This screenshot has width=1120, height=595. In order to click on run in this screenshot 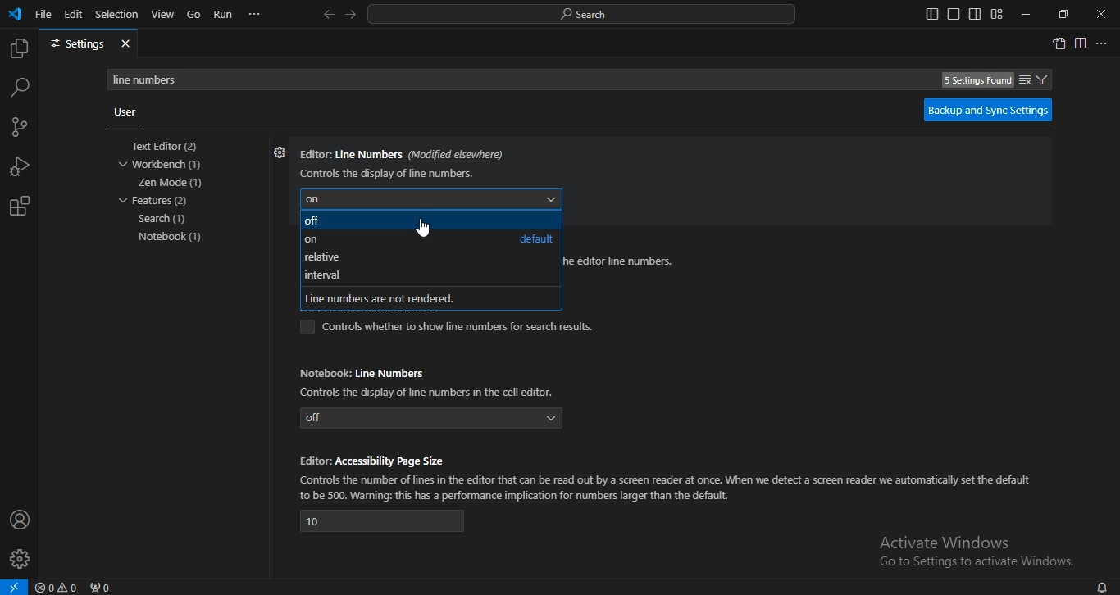, I will do `click(224, 15)`.